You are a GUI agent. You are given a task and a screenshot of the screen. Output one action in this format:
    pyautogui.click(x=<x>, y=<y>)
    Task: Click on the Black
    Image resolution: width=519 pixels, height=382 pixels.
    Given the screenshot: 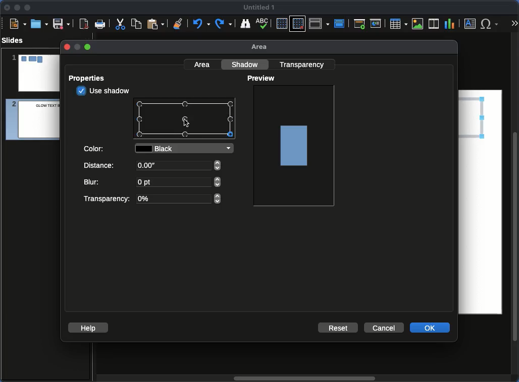 What is the action you would take?
    pyautogui.click(x=186, y=149)
    